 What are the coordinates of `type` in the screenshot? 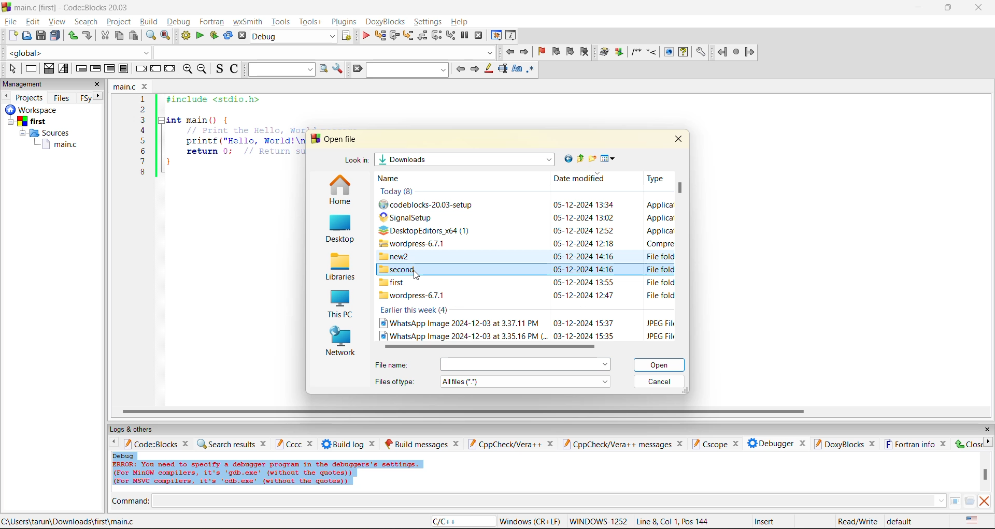 It's located at (659, 296).